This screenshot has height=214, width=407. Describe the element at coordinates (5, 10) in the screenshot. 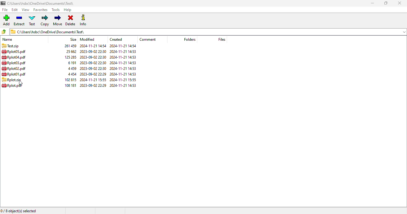

I see `file` at that location.